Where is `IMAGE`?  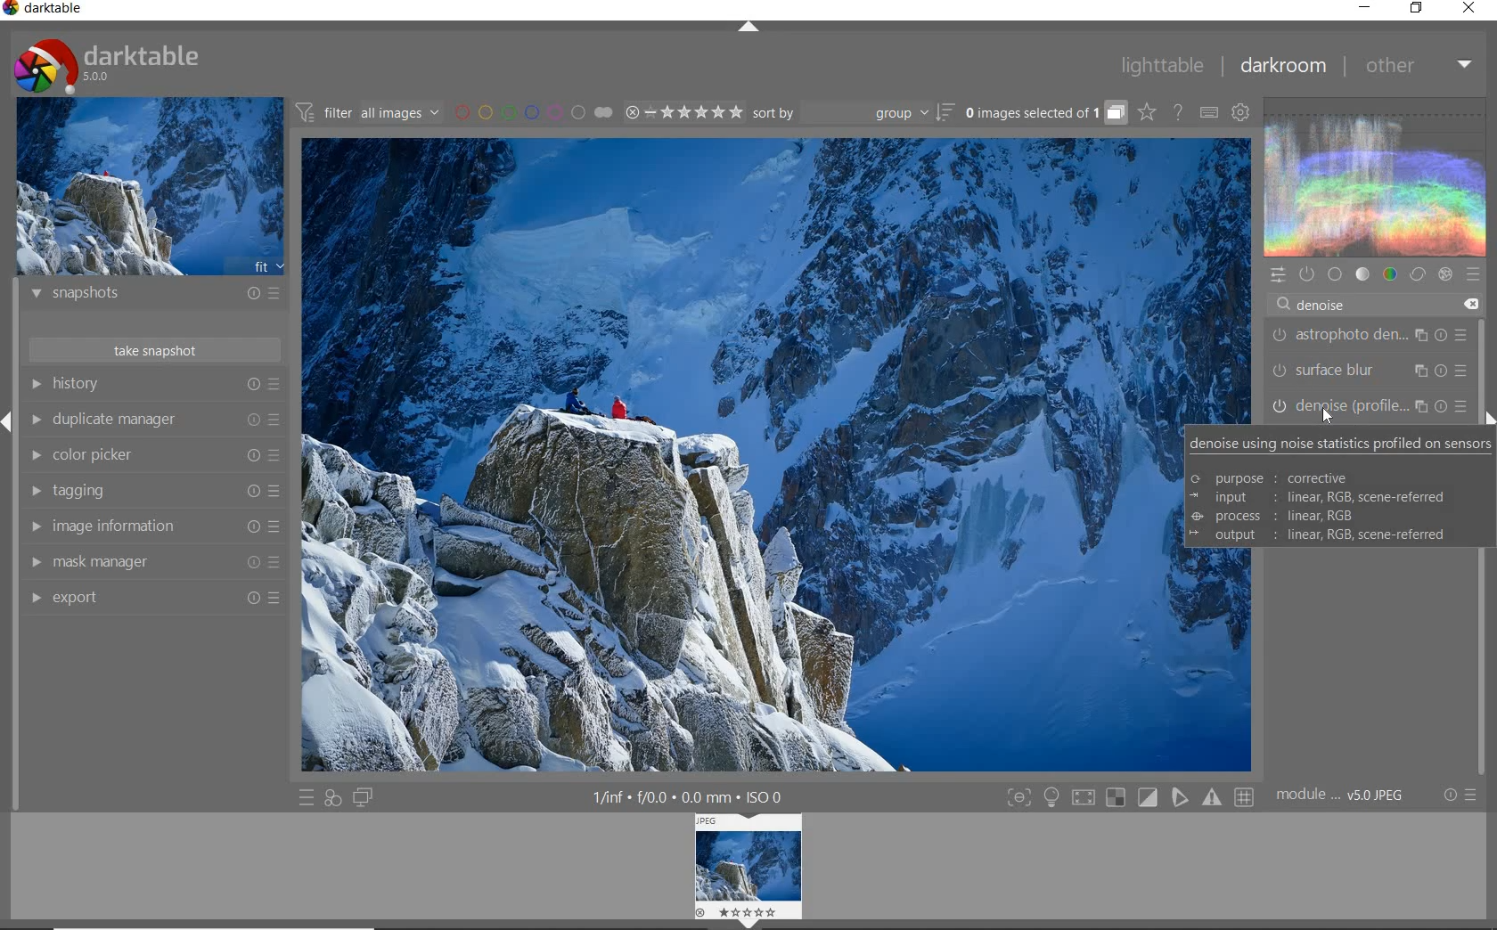
IMAGE is located at coordinates (749, 869).